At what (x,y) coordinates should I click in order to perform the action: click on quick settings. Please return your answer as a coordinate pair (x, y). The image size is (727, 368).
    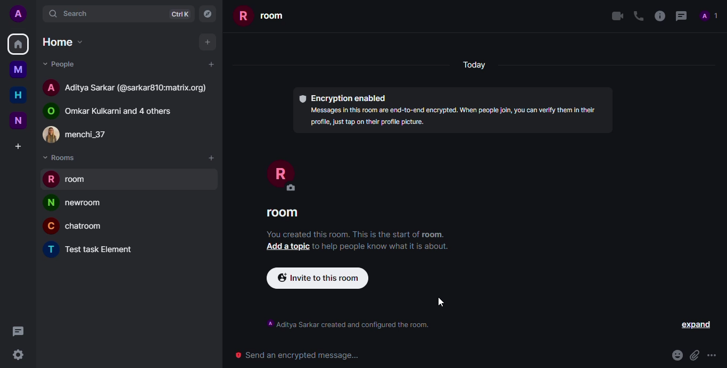
    Looking at the image, I should click on (19, 354).